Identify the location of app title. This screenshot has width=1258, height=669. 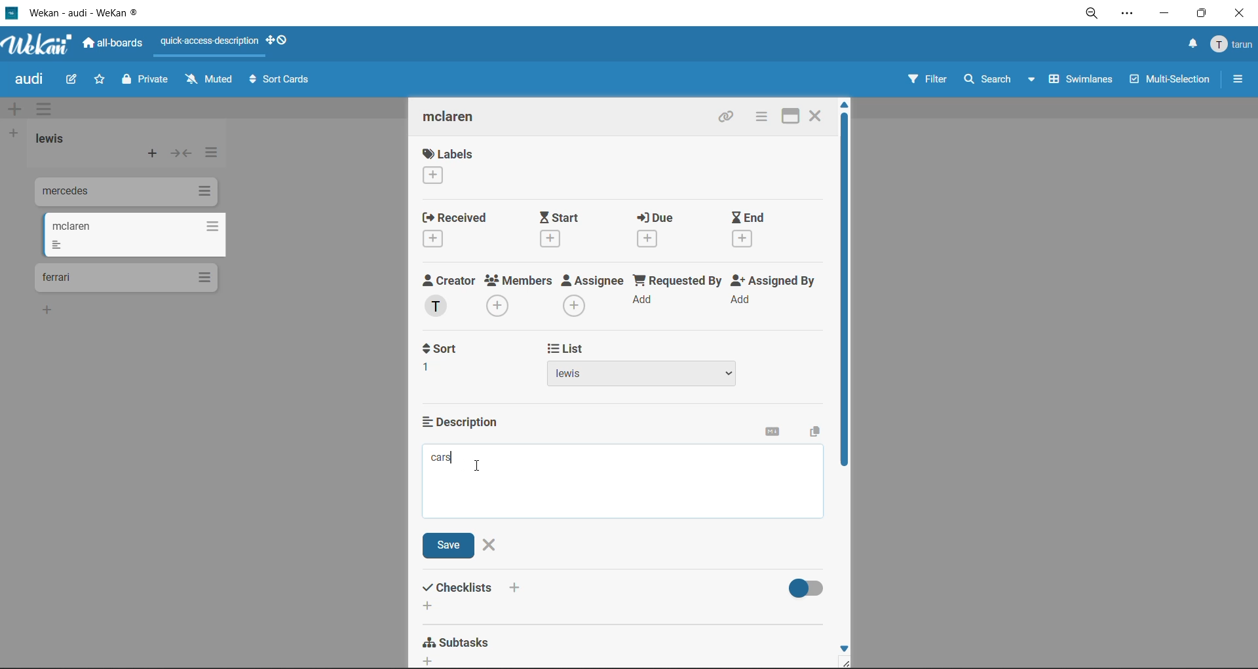
(75, 12).